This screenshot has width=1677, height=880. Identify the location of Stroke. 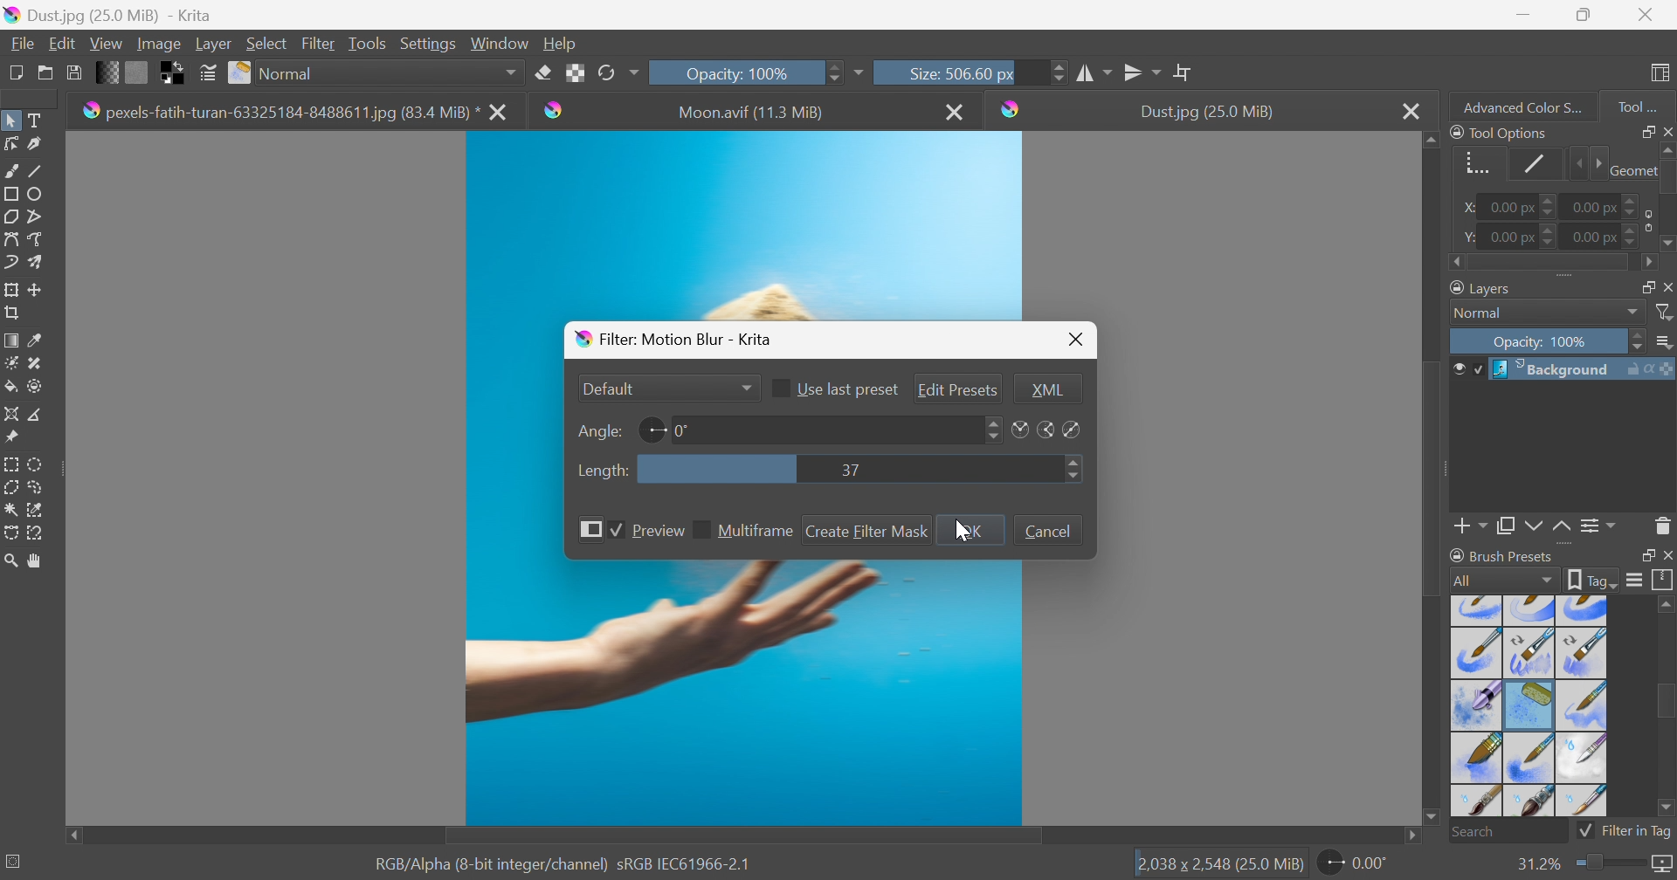
(1536, 163).